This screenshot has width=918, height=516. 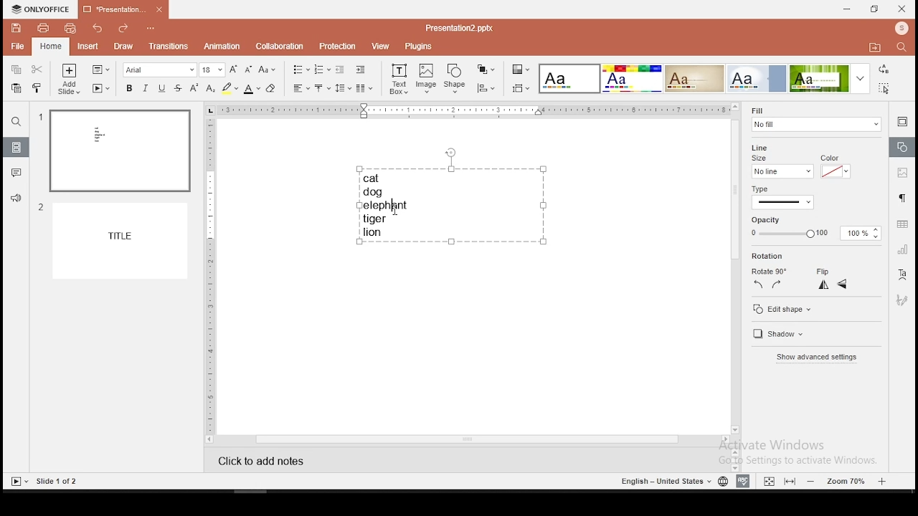 I want to click on columns, so click(x=363, y=87).